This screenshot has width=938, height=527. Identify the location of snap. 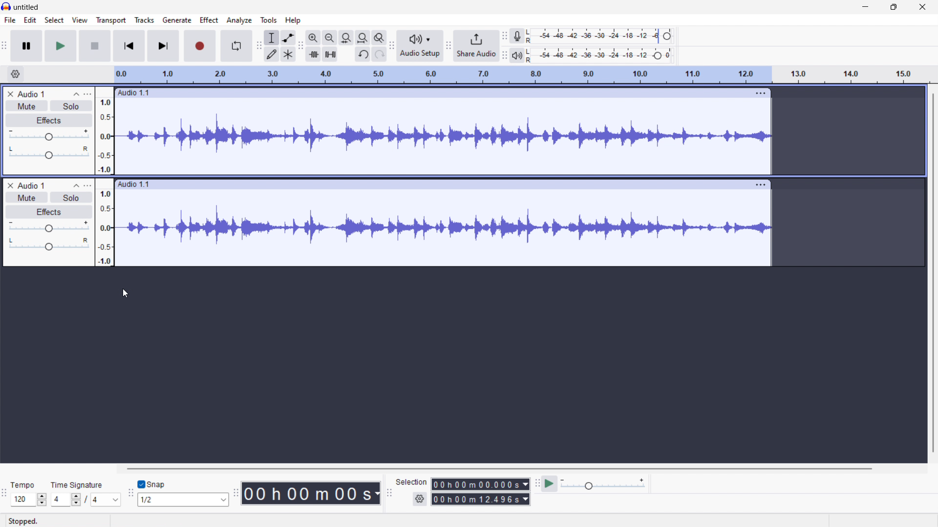
(159, 485).